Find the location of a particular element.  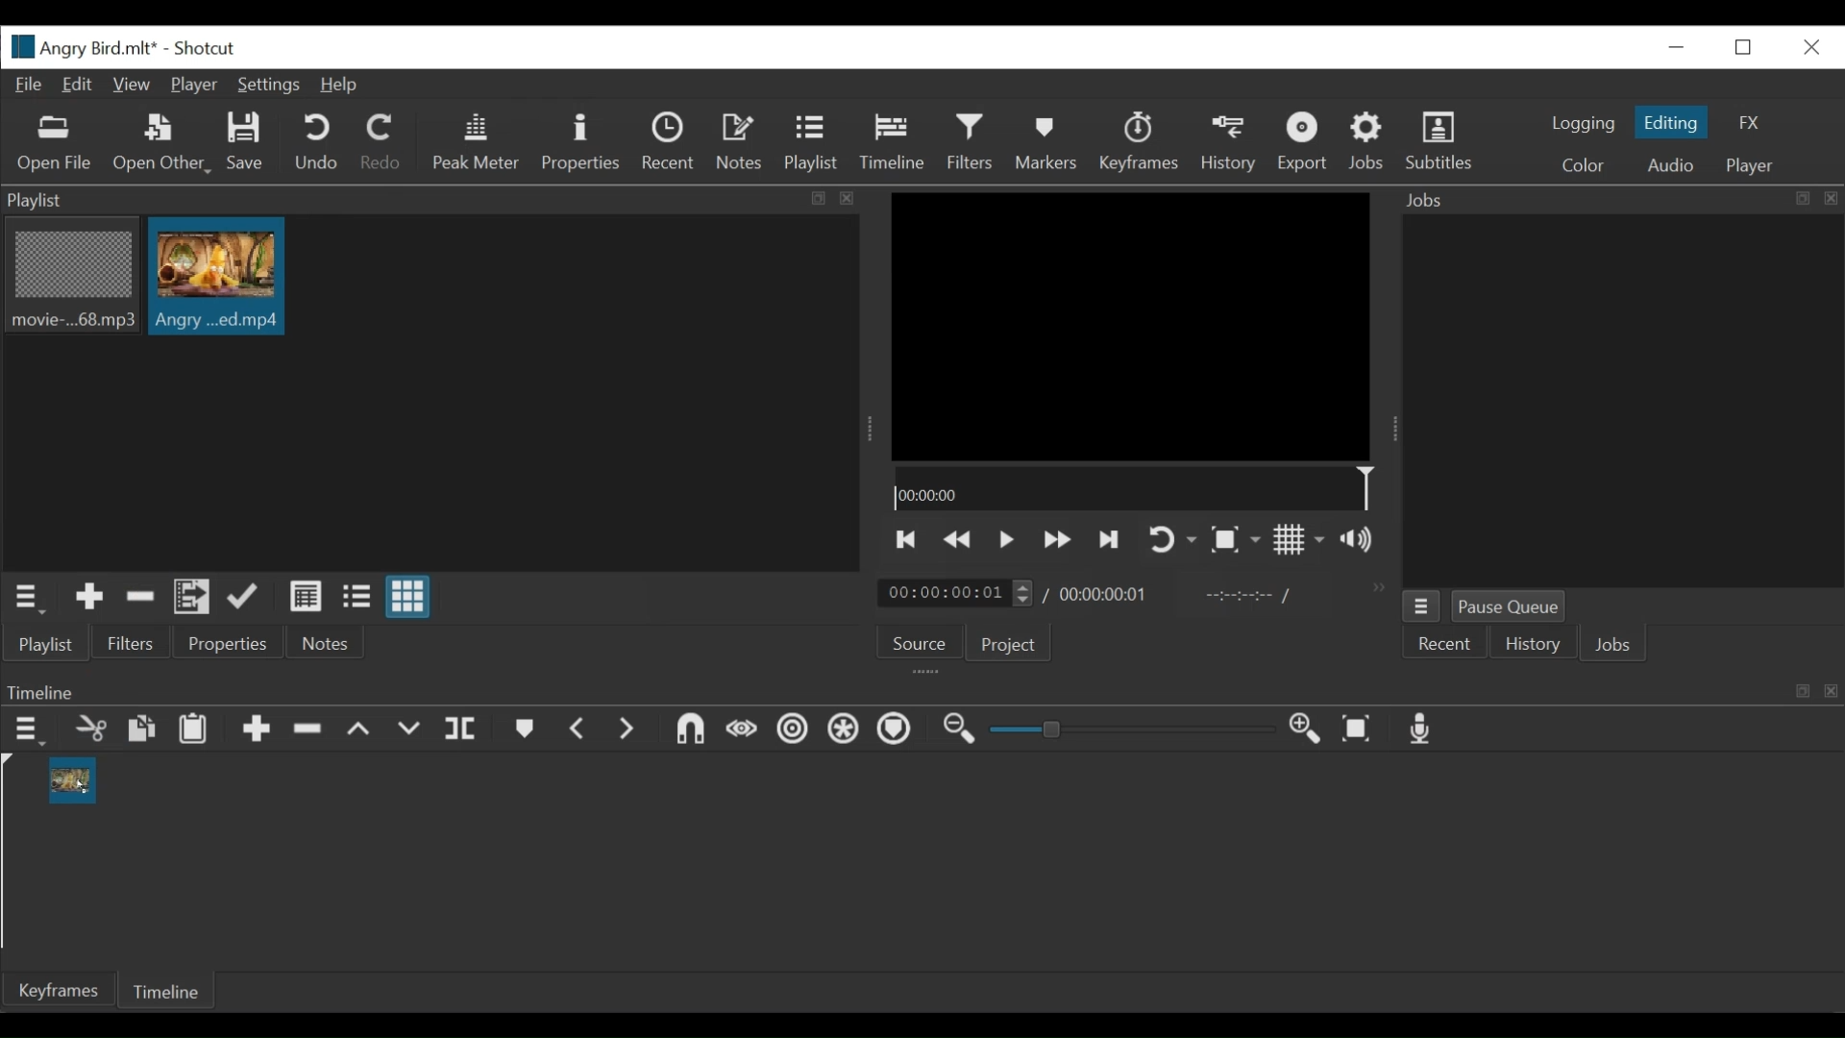

Properties is located at coordinates (226, 643).